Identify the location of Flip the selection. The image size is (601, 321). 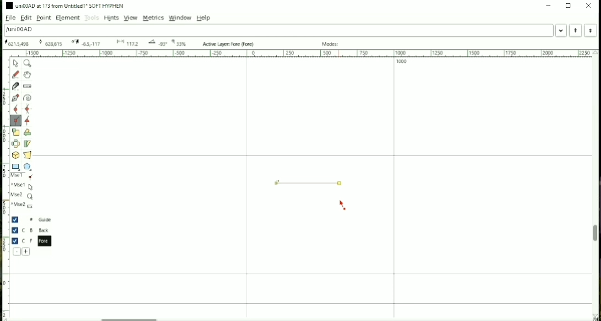
(16, 143).